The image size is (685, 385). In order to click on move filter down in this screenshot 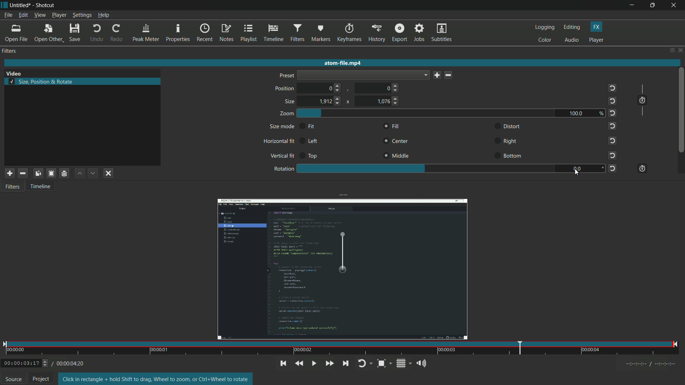, I will do `click(93, 173)`.